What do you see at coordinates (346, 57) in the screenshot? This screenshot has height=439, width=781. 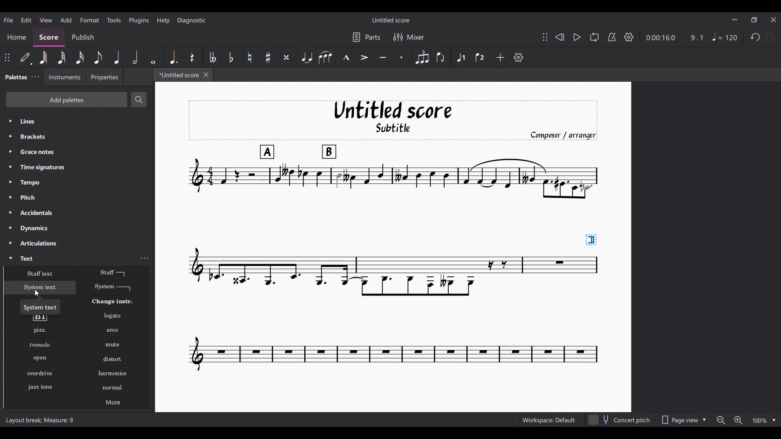 I see `Marcato` at bounding box center [346, 57].